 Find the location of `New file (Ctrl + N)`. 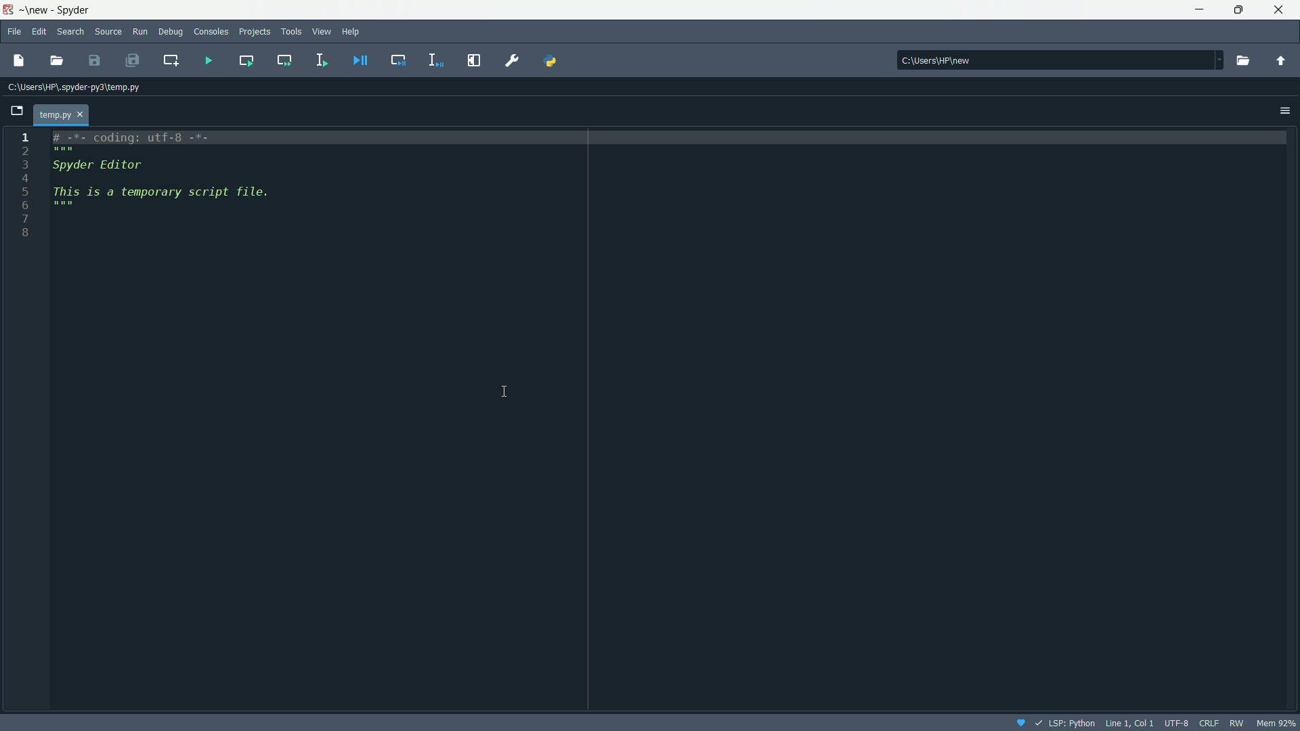

New file (Ctrl + N) is located at coordinates (22, 58).